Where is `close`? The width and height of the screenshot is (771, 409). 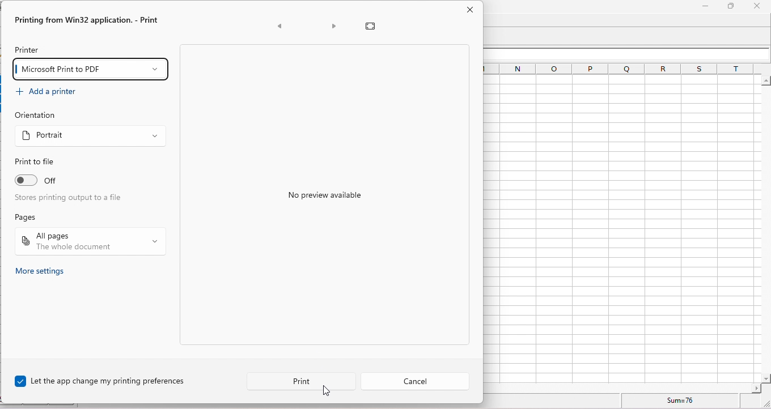
close is located at coordinates (756, 6).